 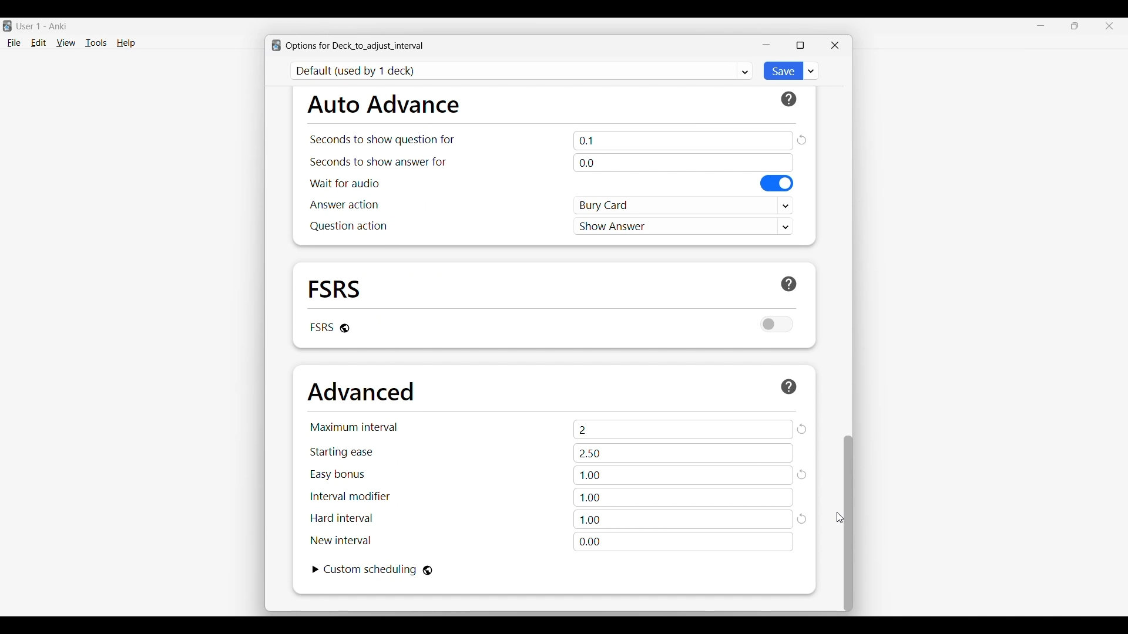 What do you see at coordinates (835, 45) in the screenshot?
I see `Click to close window` at bounding box center [835, 45].